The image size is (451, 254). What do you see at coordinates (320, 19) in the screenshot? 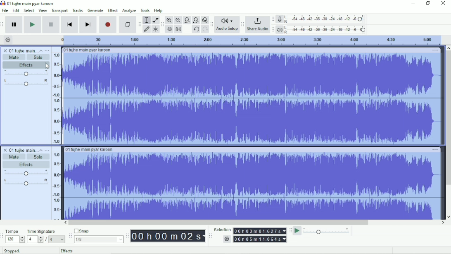
I see `Record meter` at bounding box center [320, 19].